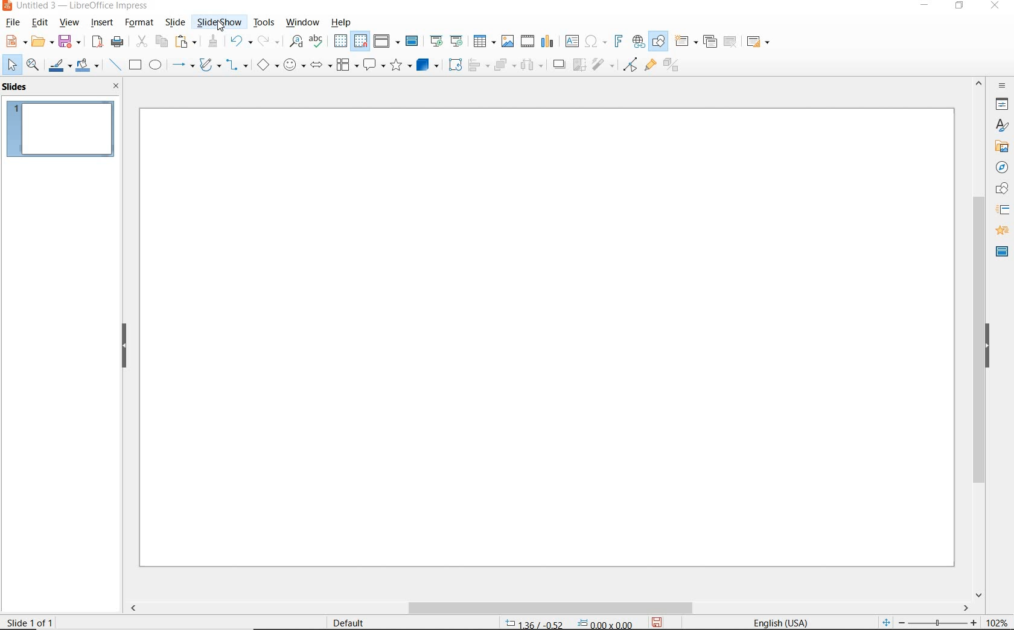 The image size is (1014, 630). Describe the element at coordinates (185, 42) in the screenshot. I see `PASTE` at that location.